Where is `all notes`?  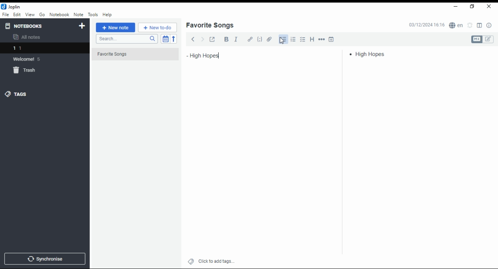
all notes is located at coordinates (29, 37).